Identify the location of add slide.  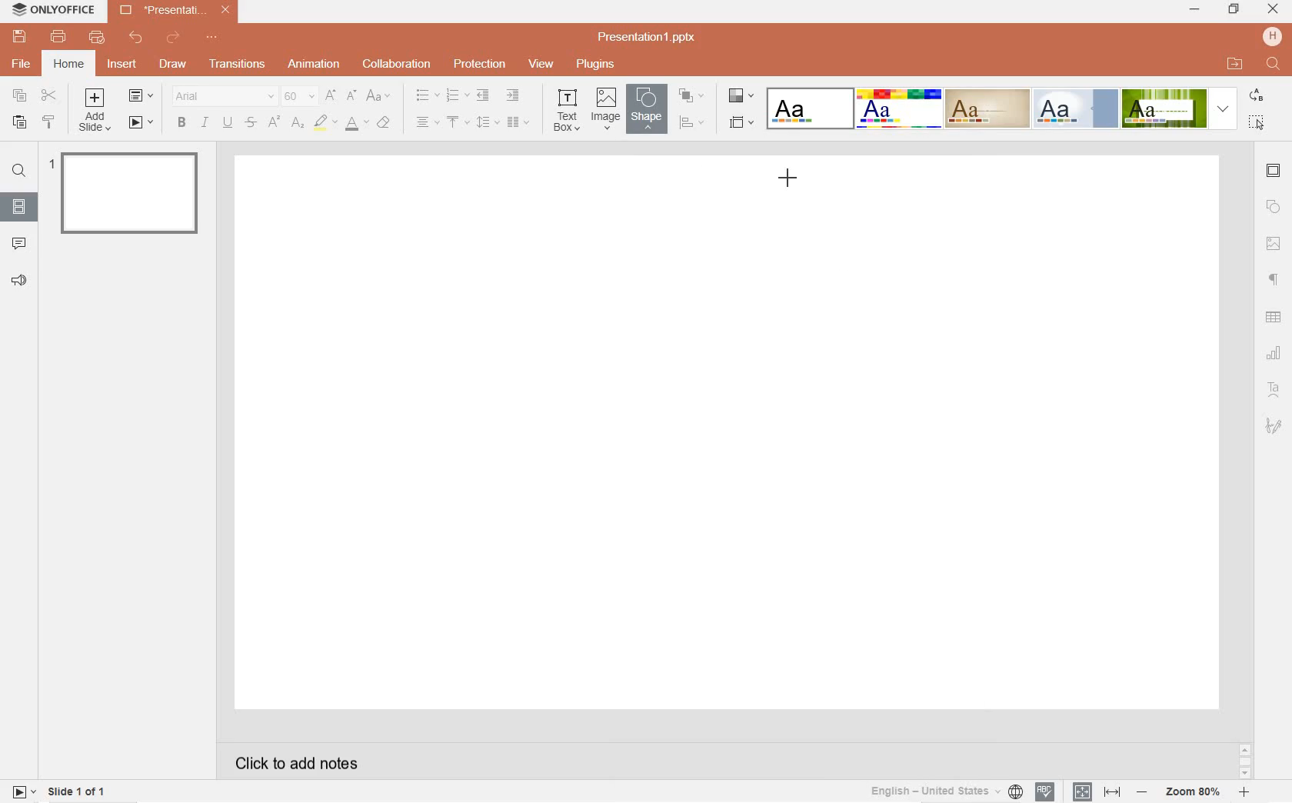
(97, 112).